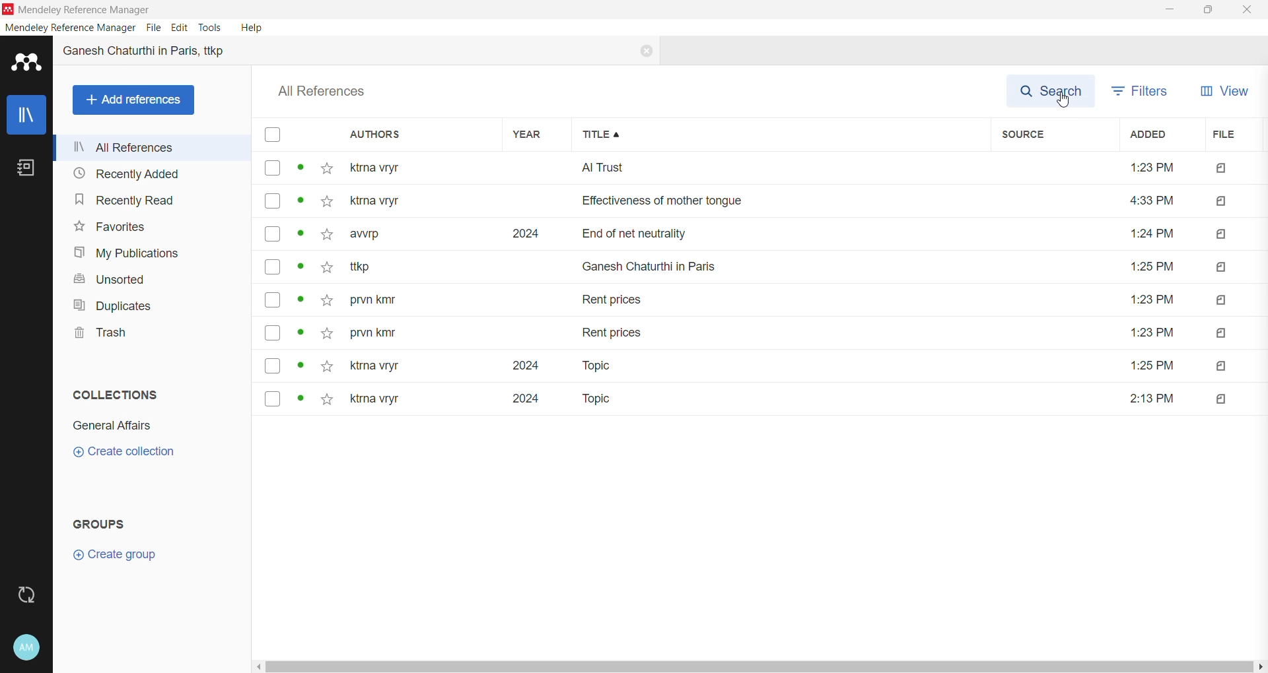 The image size is (1268, 673). I want to click on Year, so click(536, 135).